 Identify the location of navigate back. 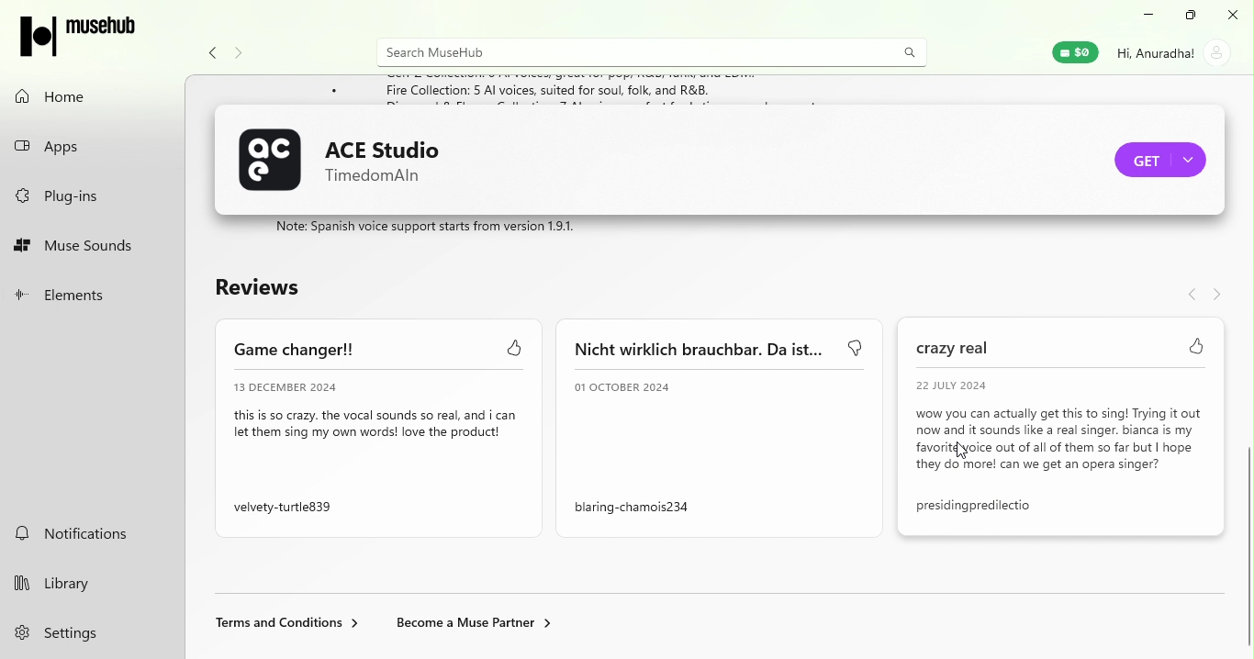
(1189, 296).